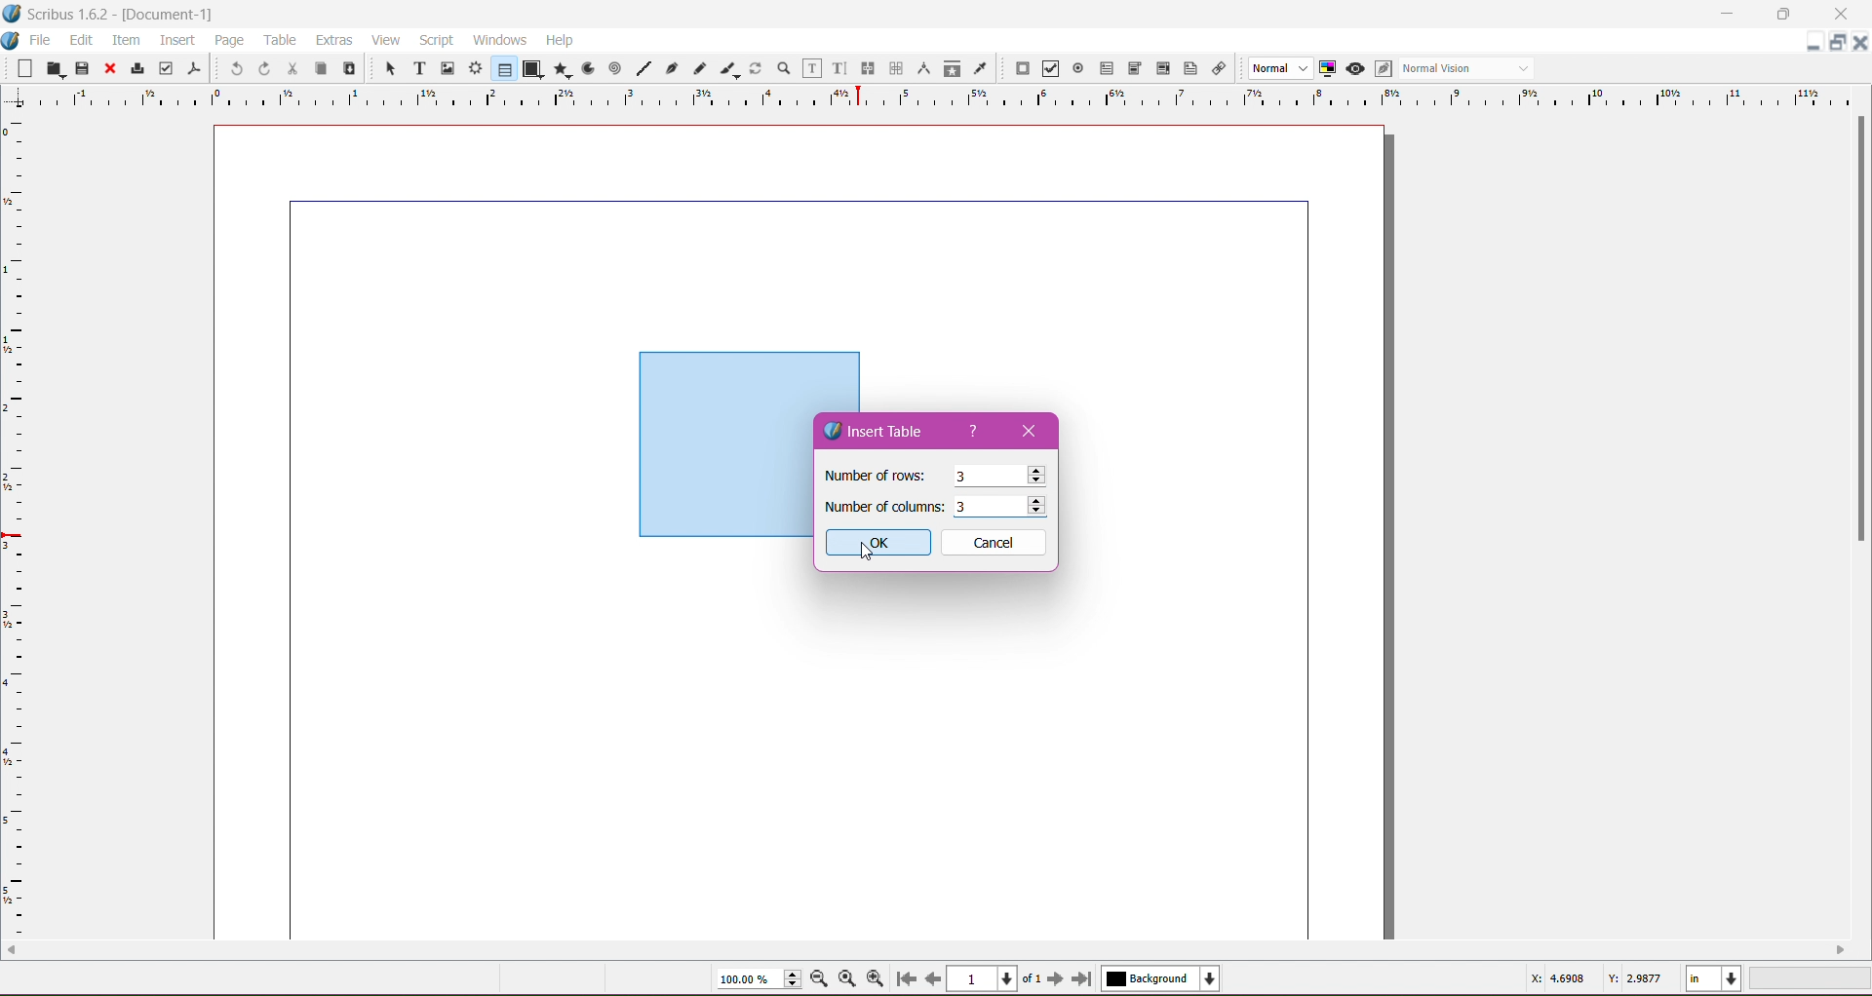  I want to click on 1, so click(971, 508).